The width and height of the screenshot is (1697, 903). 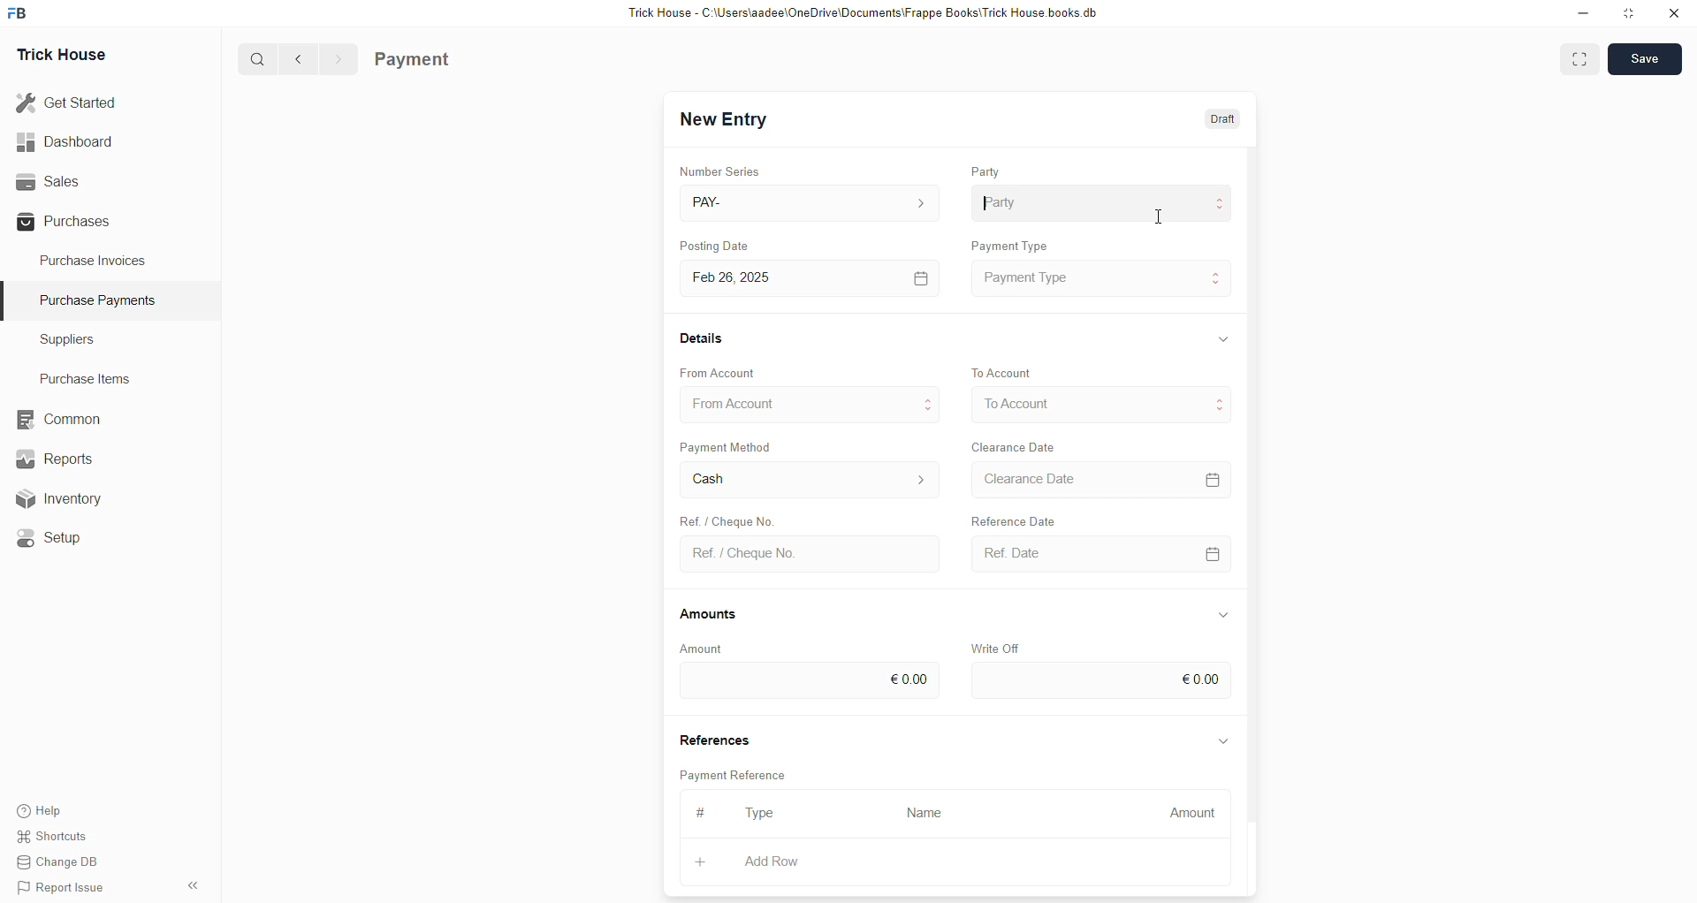 I want to click on Clearance Date , so click(x=1098, y=478).